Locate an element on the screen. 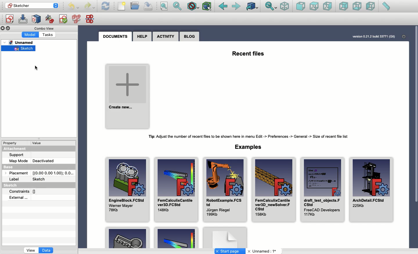 The width and height of the screenshot is (418, 254). Create new is located at coordinates (128, 95).